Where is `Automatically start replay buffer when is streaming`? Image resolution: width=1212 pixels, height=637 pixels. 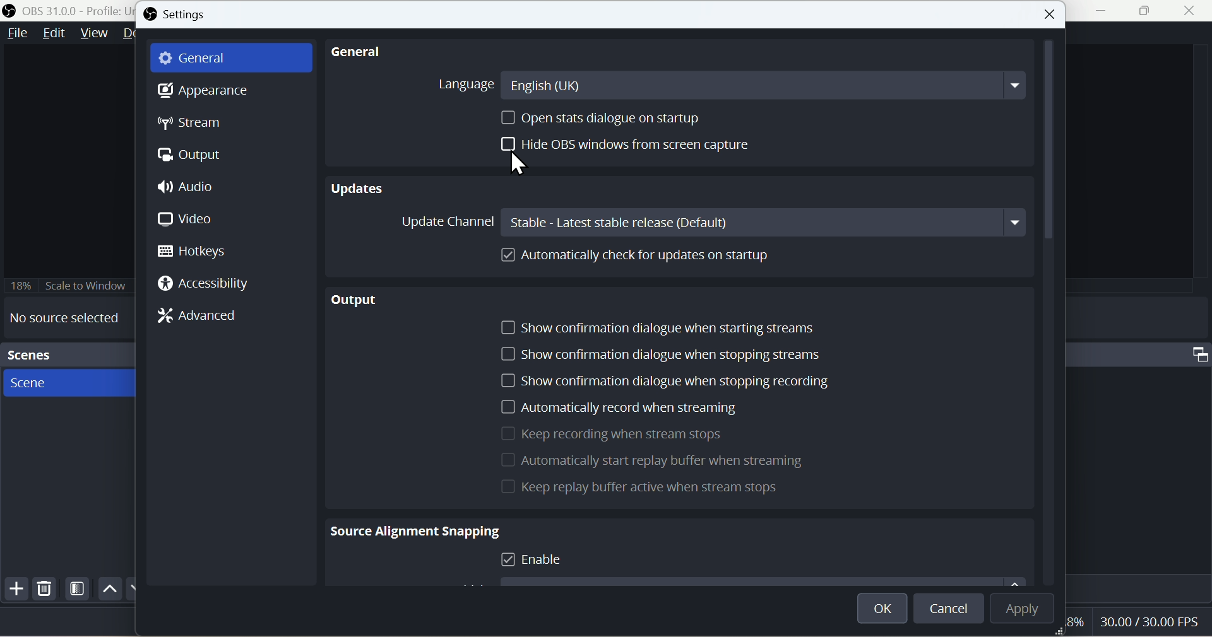
Automatically start replay buffer when is streaming is located at coordinates (652, 462).